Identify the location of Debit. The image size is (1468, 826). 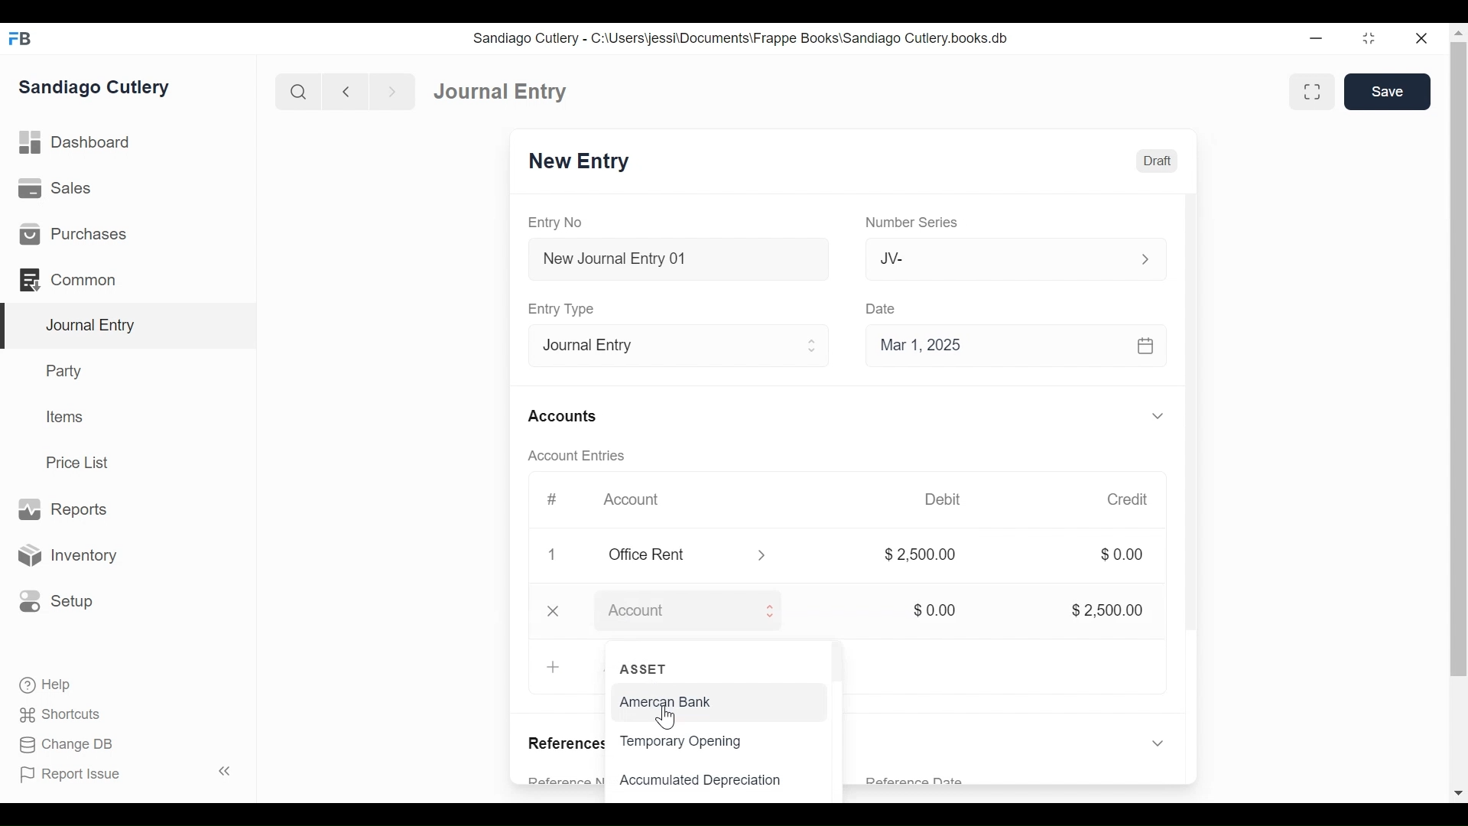
(956, 499).